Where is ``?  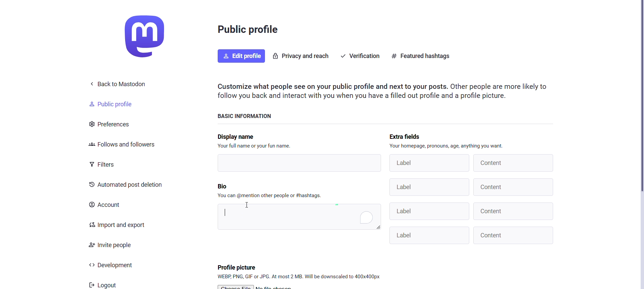  is located at coordinates (430, 235).